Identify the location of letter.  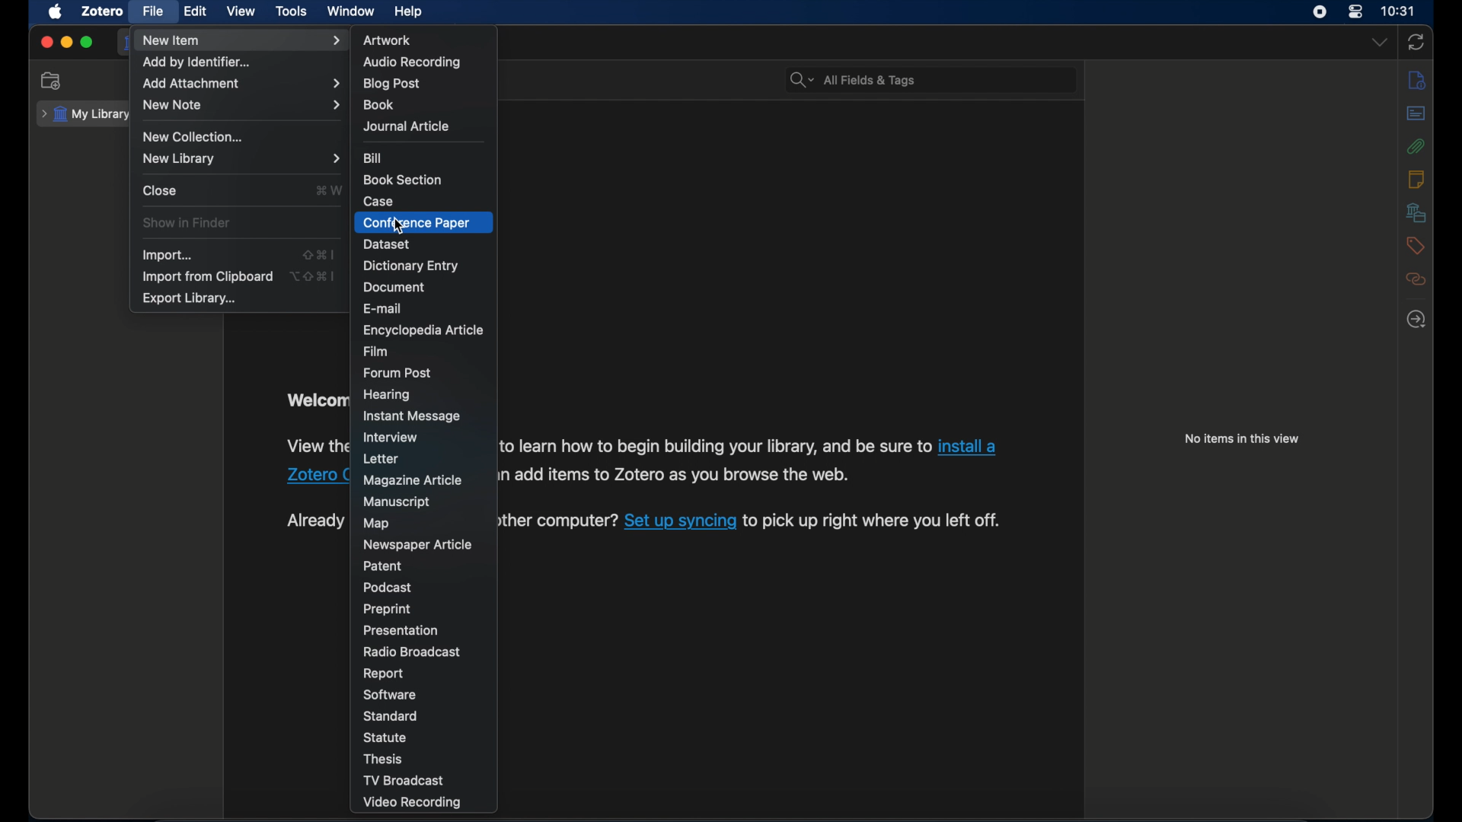
(379, 460).